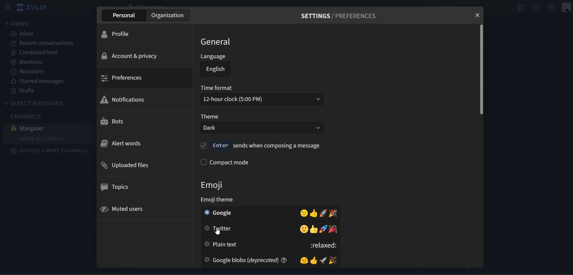 This screenshot has height=275, width=573. What do you see at coordinates (217, 185) in the screenshot?
I see `emoji` at bounding box center [217, 185].